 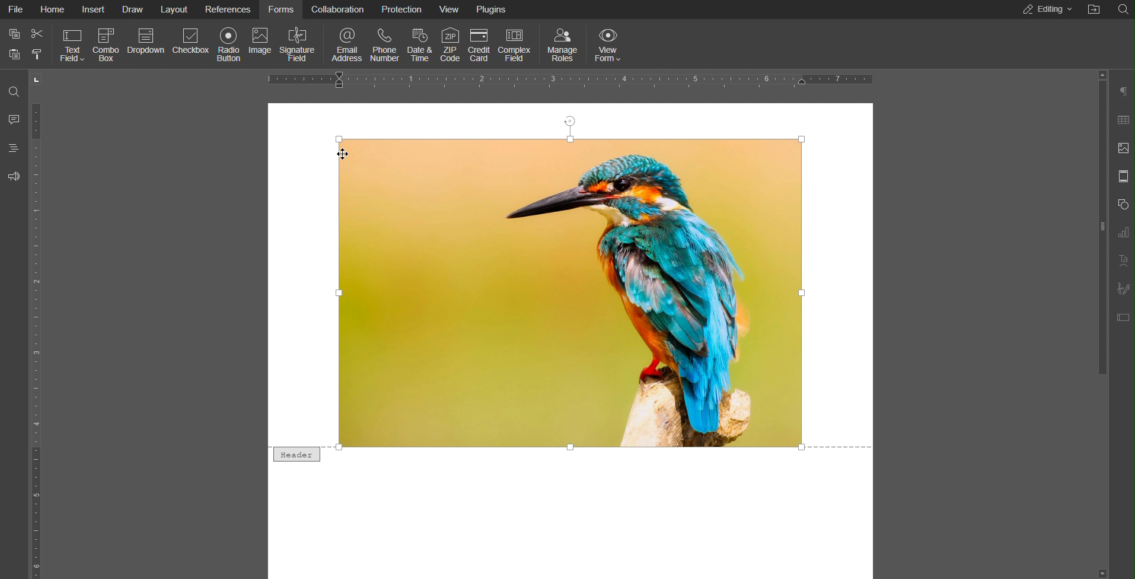 What do you see at coordinates (1122, 8) in the screenshot?
I see `Search` at bounding box center [1122, 8].